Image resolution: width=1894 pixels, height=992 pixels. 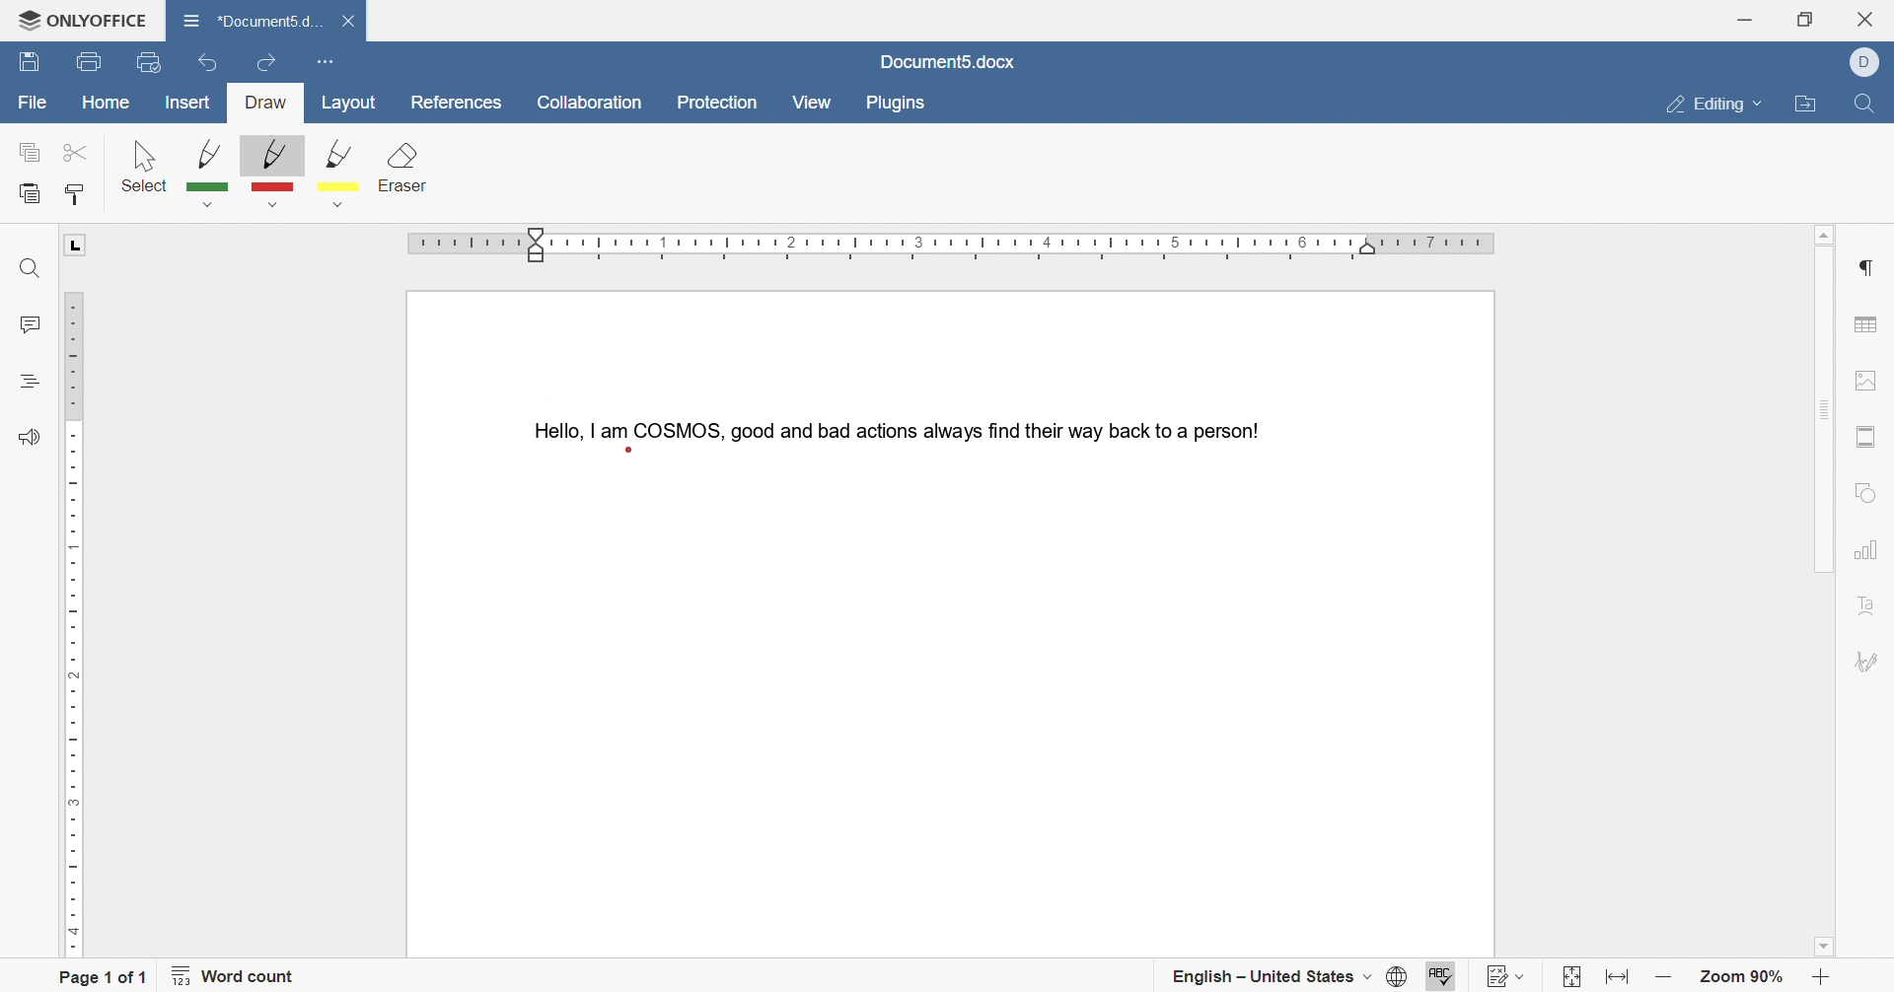 What do you see at coordinates (104, 975) in the screenshot?
I see `page 1 of 1` at bounding box center [104, 975].